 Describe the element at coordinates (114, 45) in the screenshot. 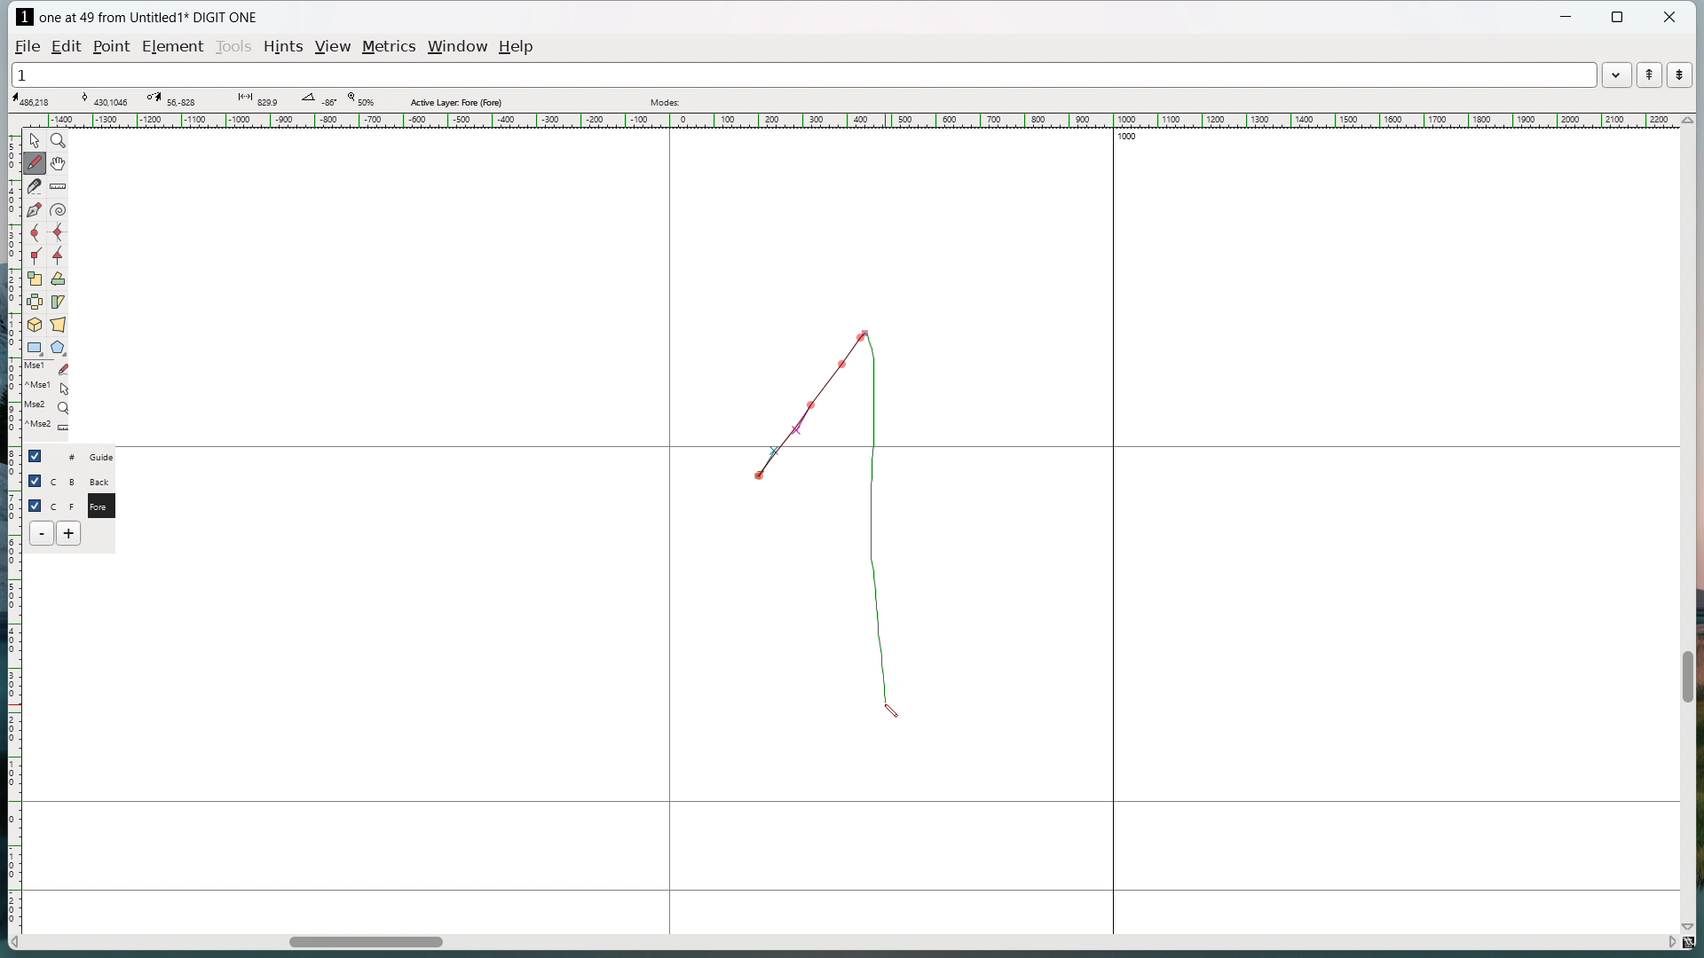

I see `Point` at that location.